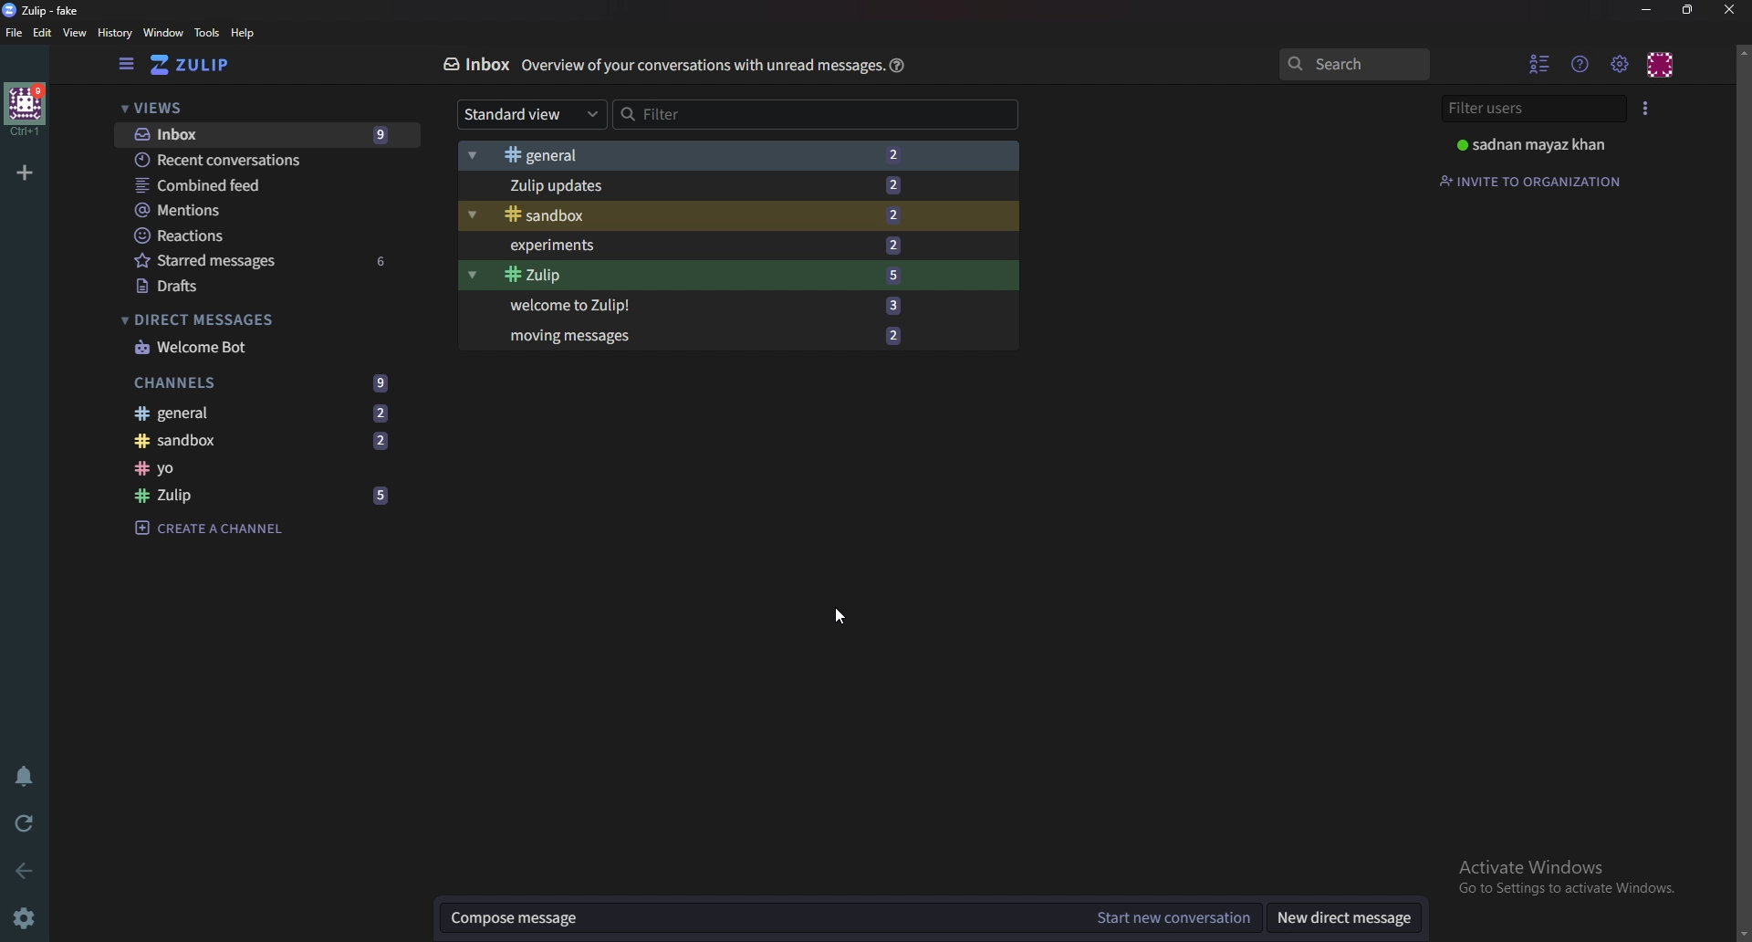 This screenshot has height=942, width=1752. What do you see at coordinates (260, 235) in the screenshot?
I see `Reactions` at bounding box center [260, 235].